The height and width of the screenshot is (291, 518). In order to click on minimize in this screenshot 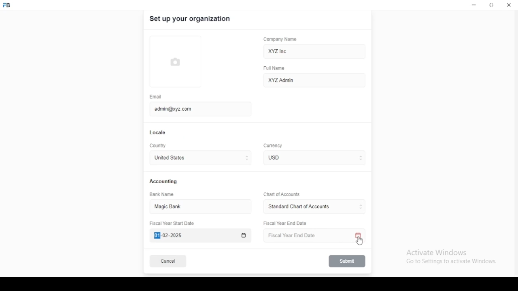, I will do `click(474, 5)`.